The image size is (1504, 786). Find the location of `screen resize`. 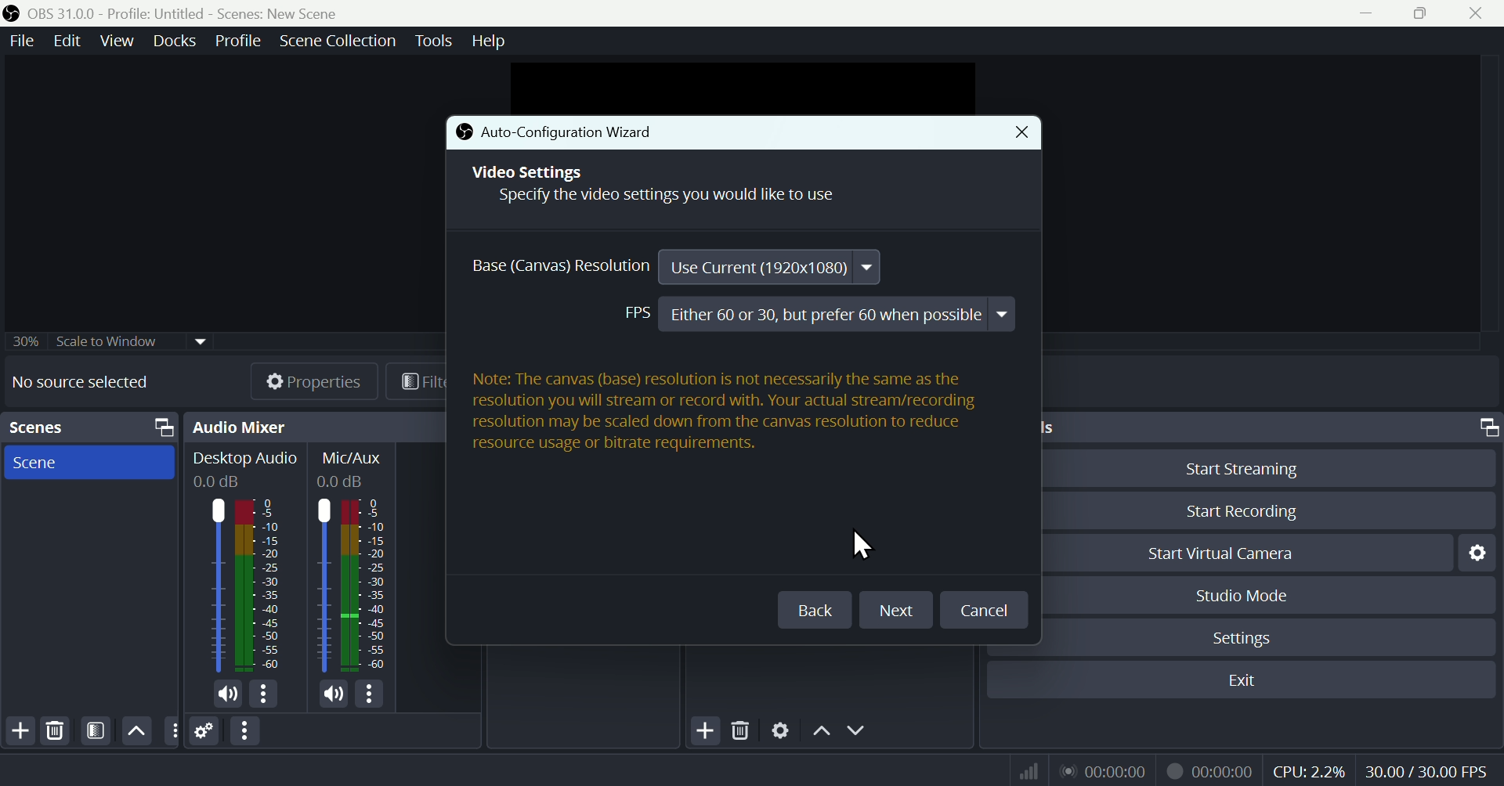

screen resize is located at coordinates (1484, 427).